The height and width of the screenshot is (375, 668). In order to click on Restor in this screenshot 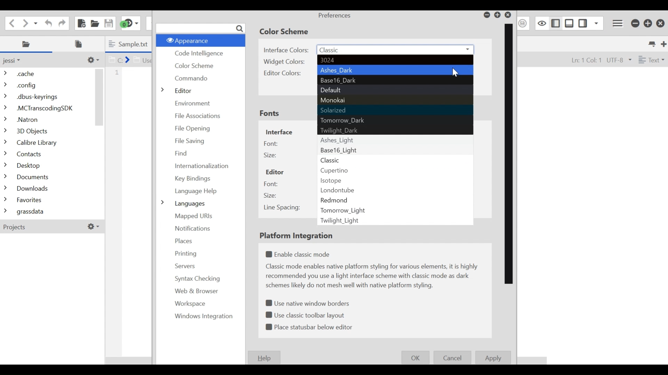, I will do `click(498, 15)`.